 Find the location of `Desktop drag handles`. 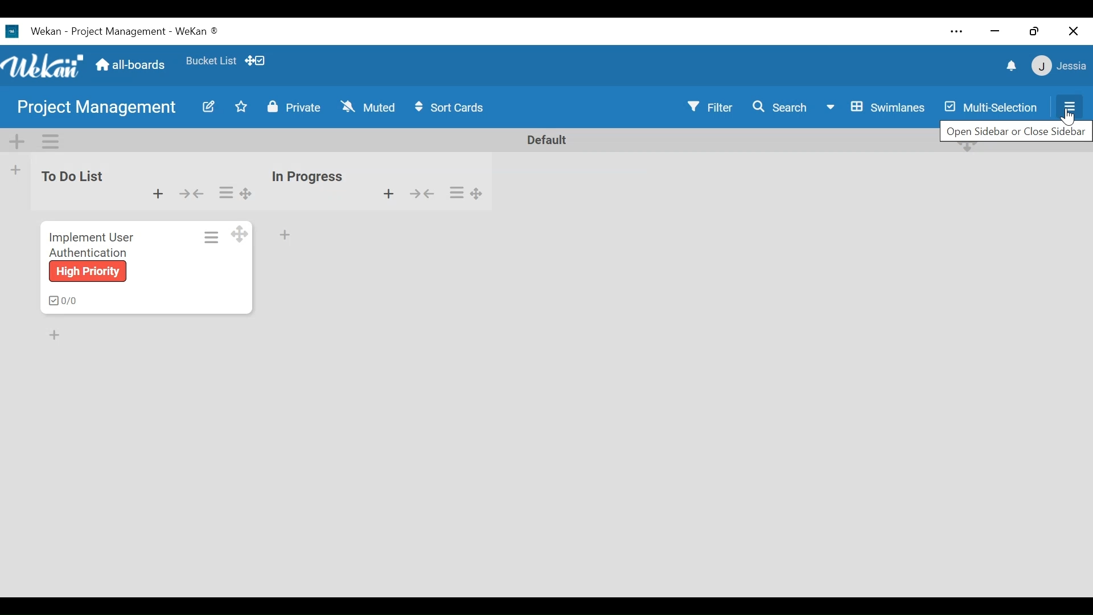

Desktop drag handles is located at coordinates (477, 194).